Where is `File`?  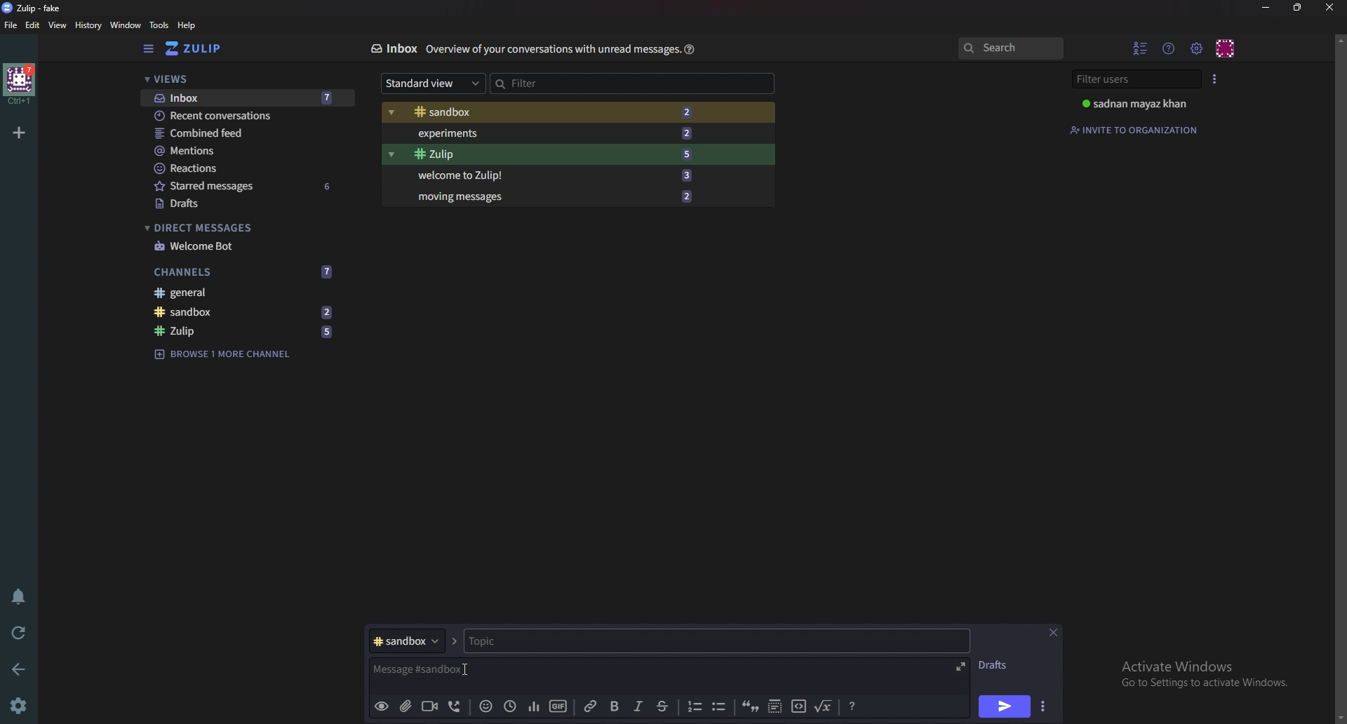
File is located at coordinates (11, 26).